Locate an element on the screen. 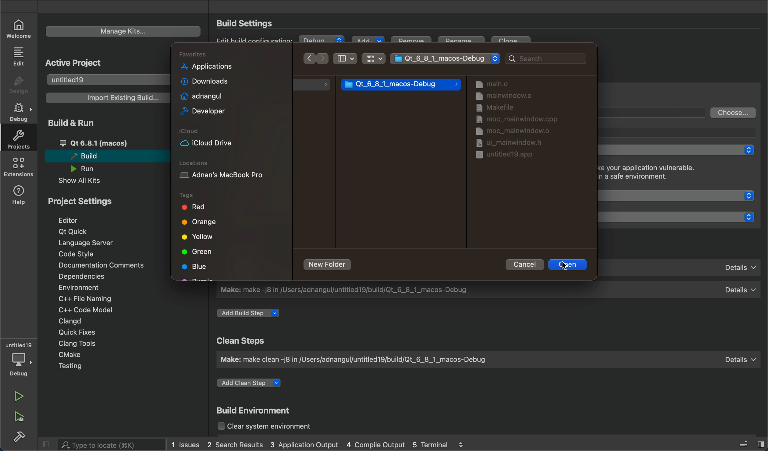  projects is located at coordinates (17, 139).